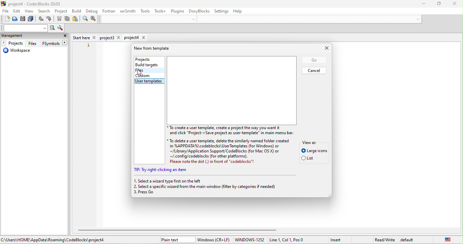 The height and width of the screenshot is (244, 463). What do you see at coordinates (45, 12) in the screenshot?
I see `search` at bounding box center [45, 12].